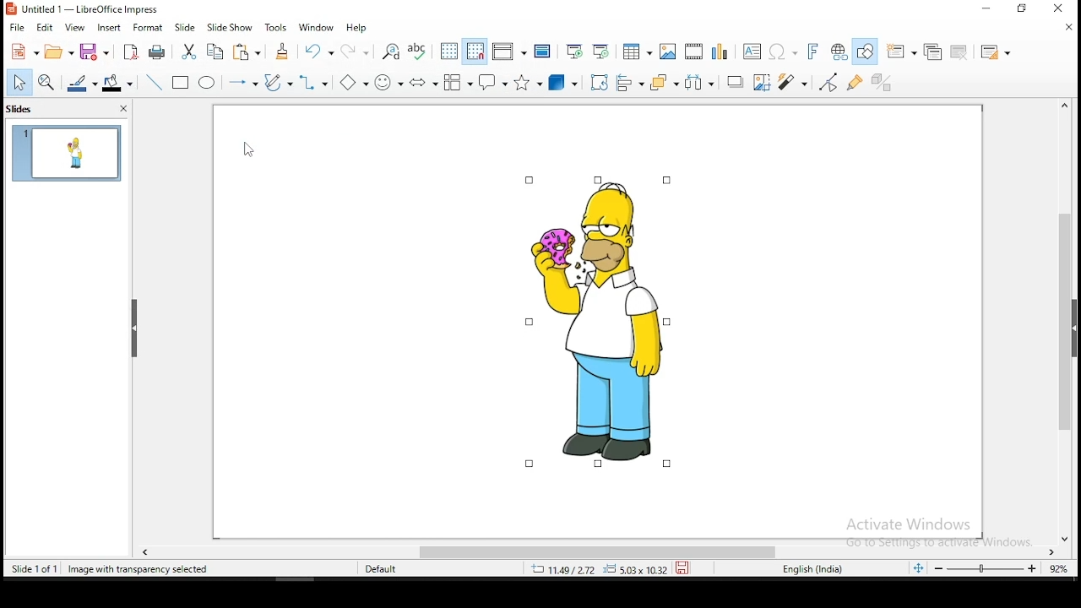 Image resolution: width=1081 pixels, height=608 pixels. Describe the element at coordinates (600, 552) in the screenshot. I see `scroll bar` at that location.